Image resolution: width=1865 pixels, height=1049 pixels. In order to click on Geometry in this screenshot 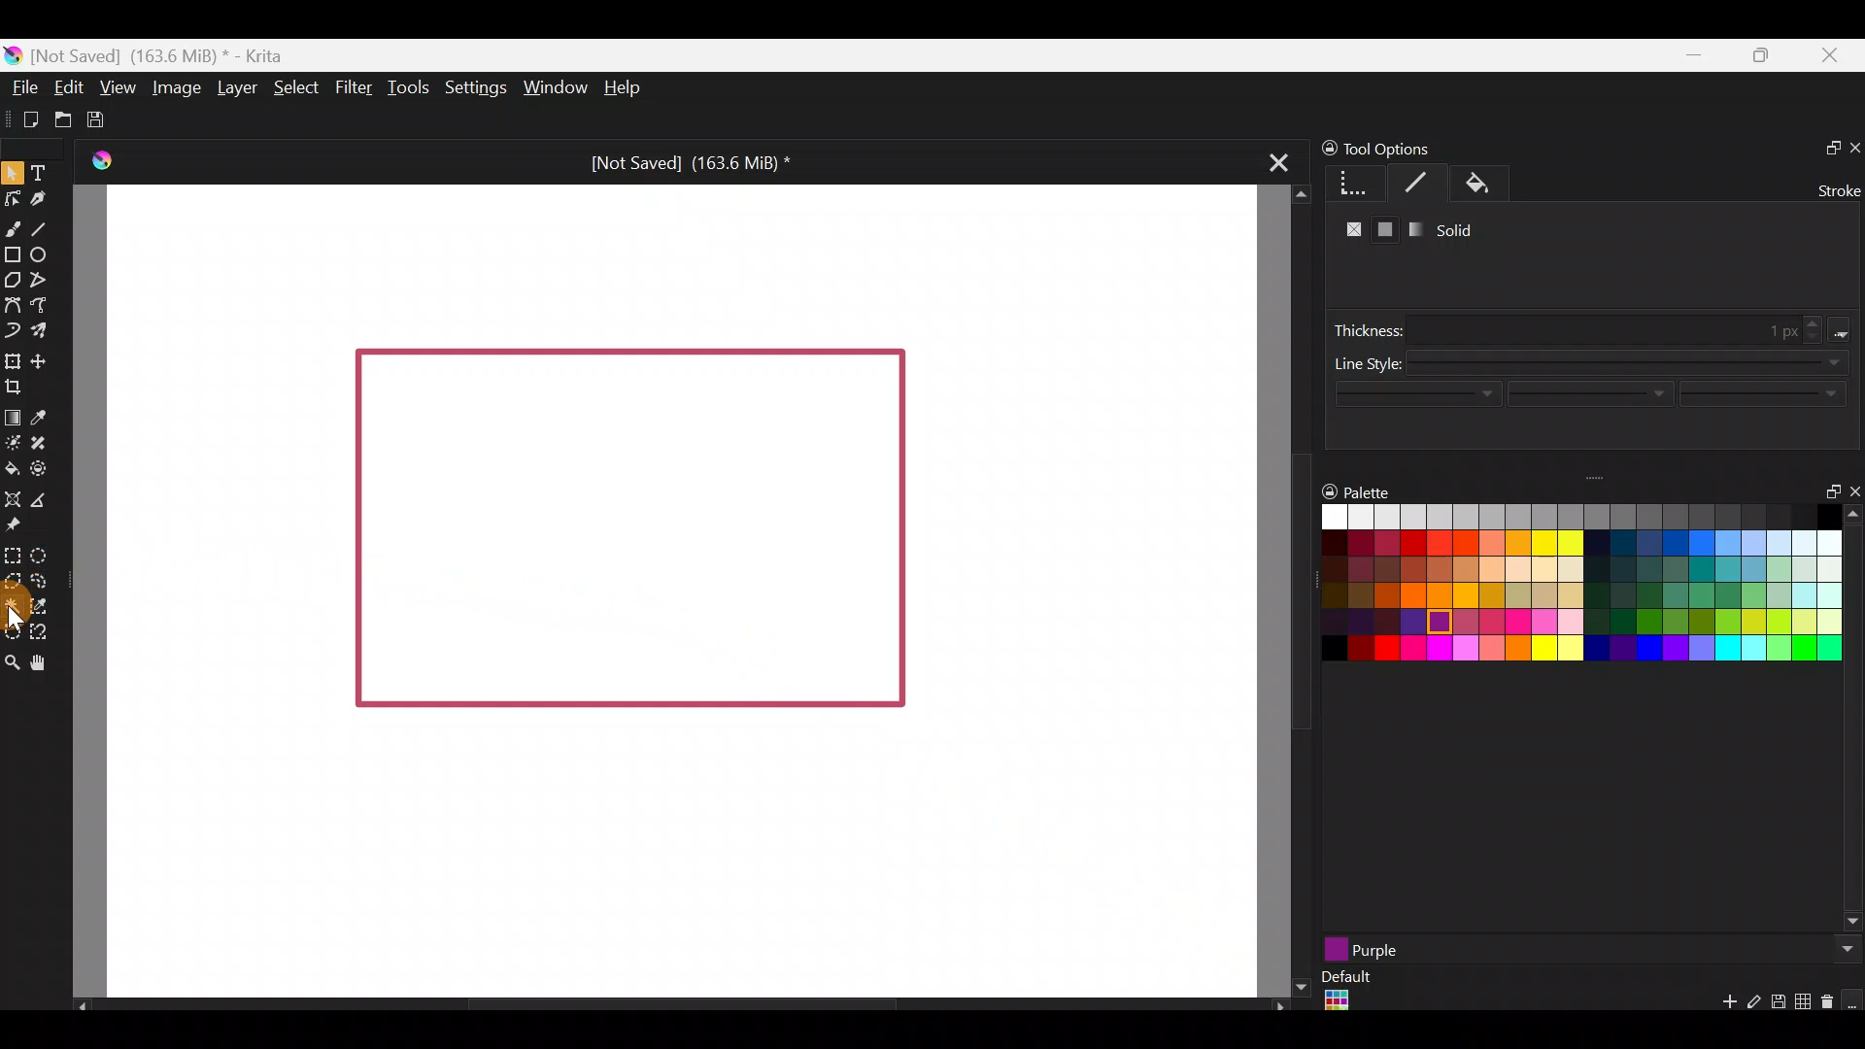, I will do `click(1347, 182)`.